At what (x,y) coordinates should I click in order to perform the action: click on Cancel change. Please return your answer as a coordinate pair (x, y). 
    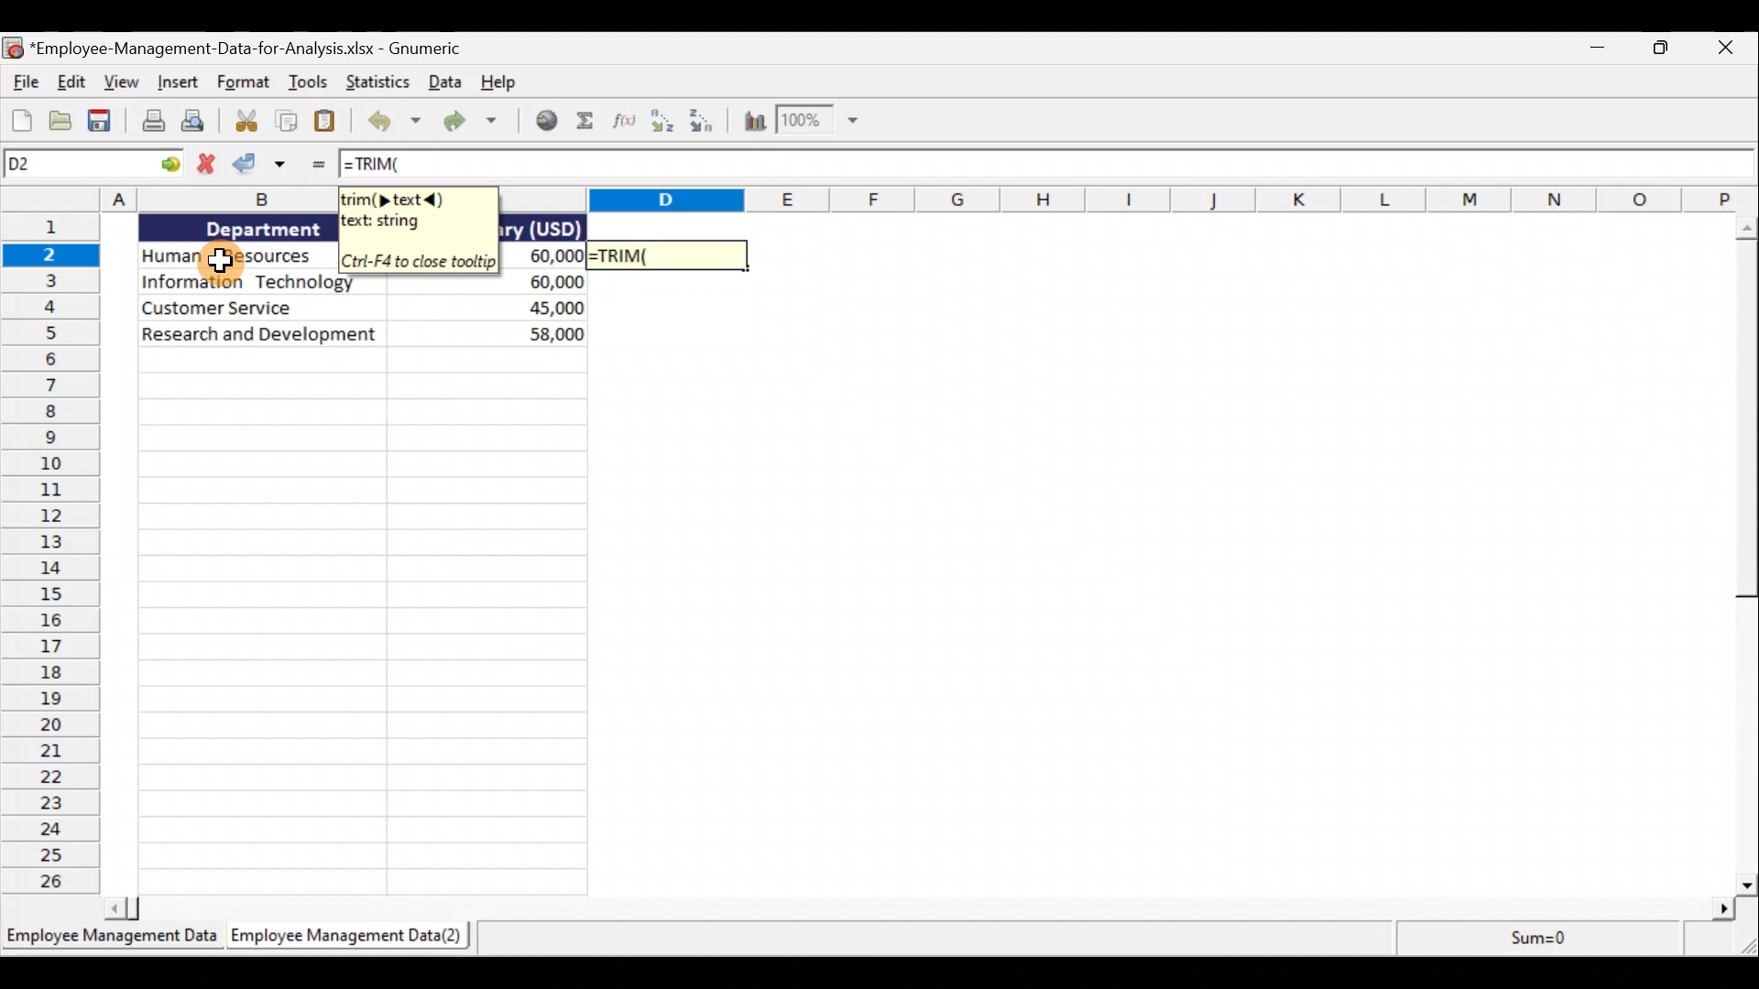
    Looking at the image, I should click on (212, 163).